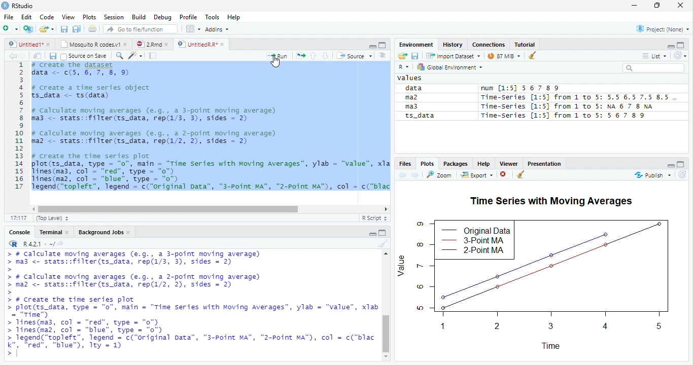 Image resolution: width=693 pixels, height=365 pixels. I want to click on Build, so click(138, 17).